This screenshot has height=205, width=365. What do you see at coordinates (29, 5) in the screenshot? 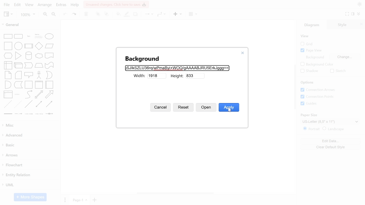
I see `view` at bounding box center [29, 5].